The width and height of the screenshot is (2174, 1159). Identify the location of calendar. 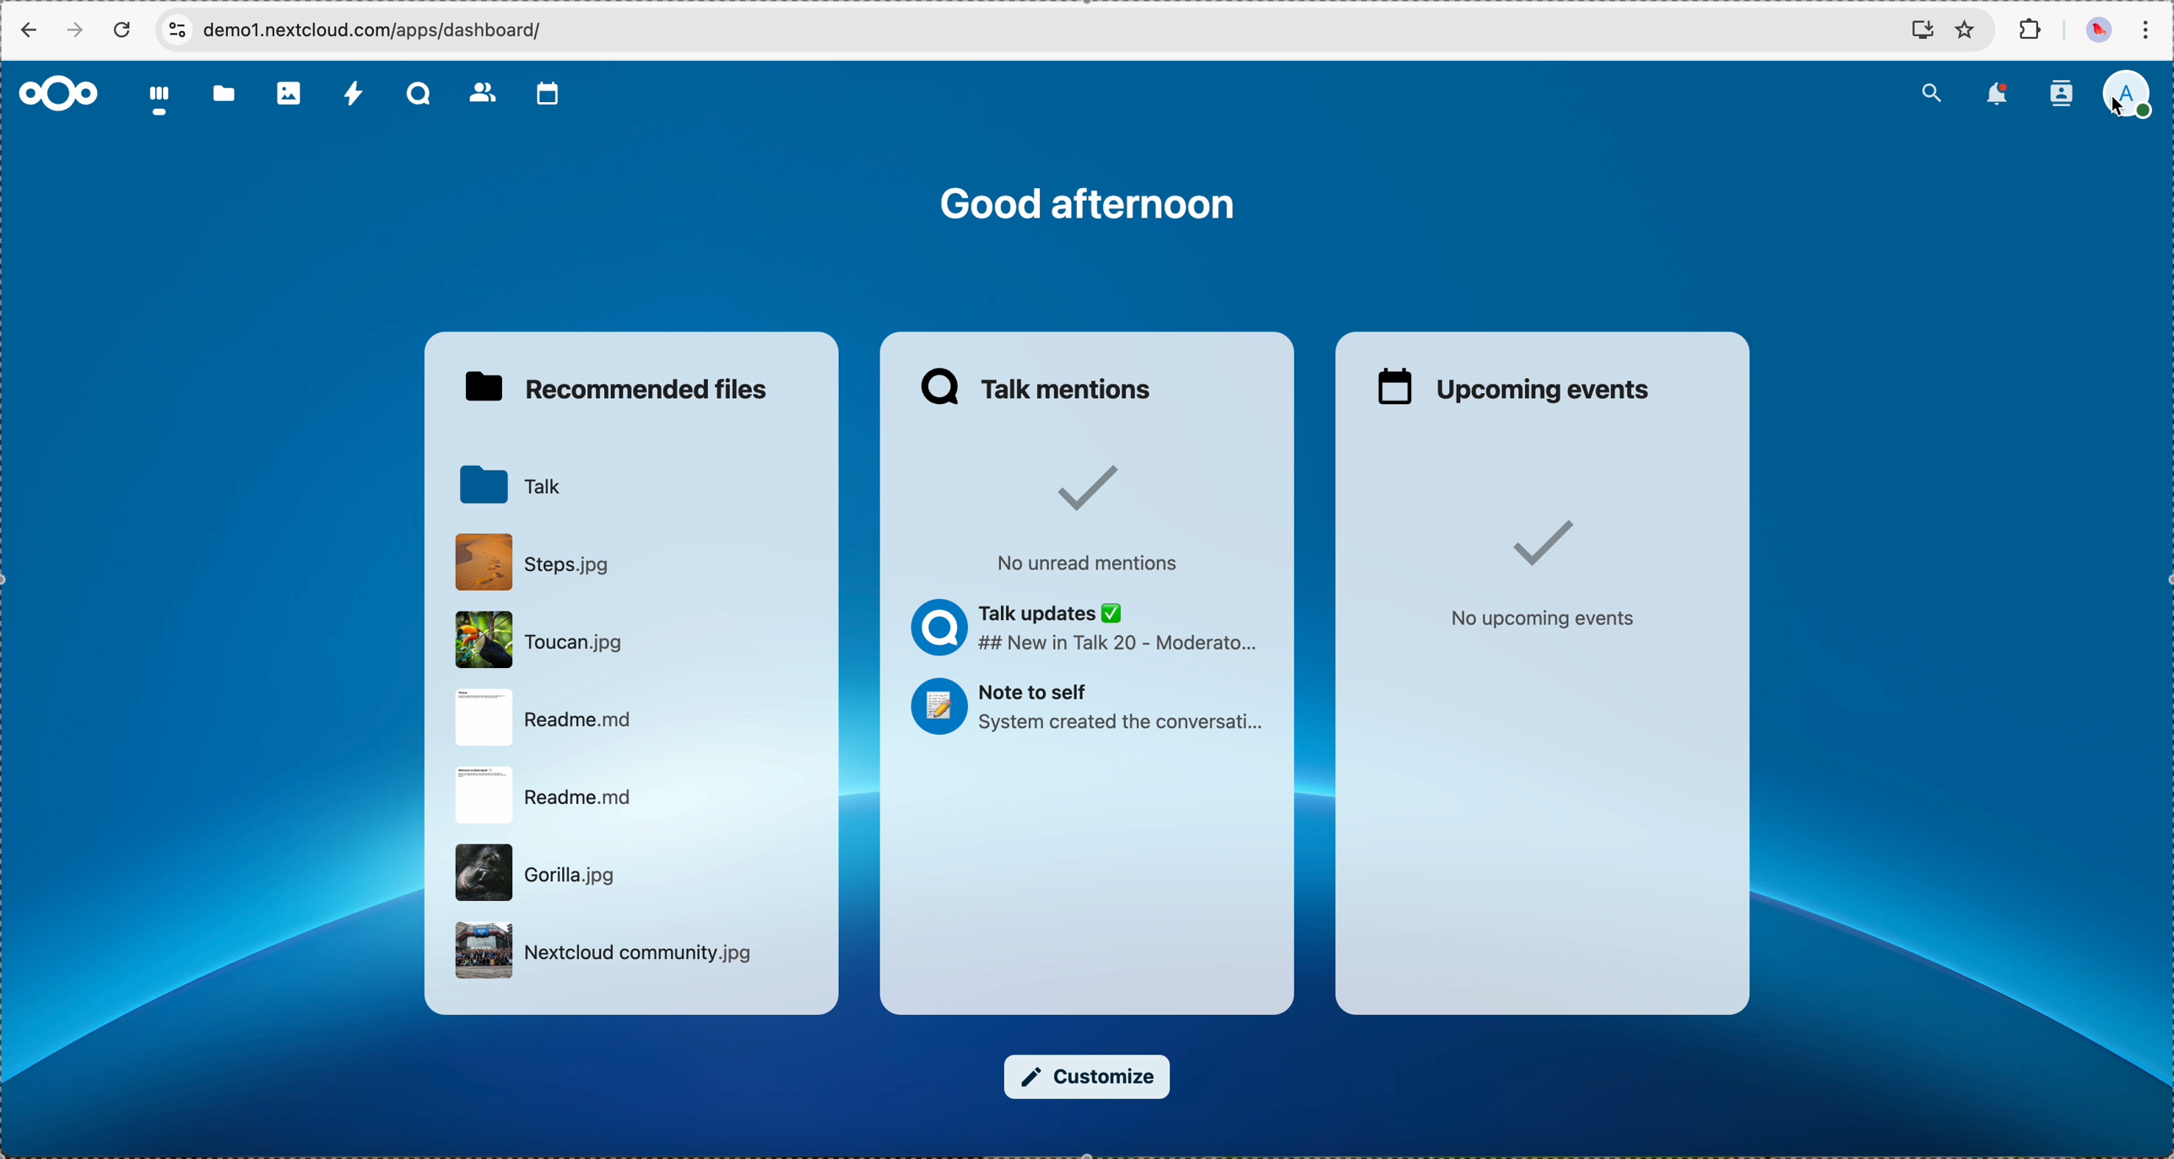
(549, 94).